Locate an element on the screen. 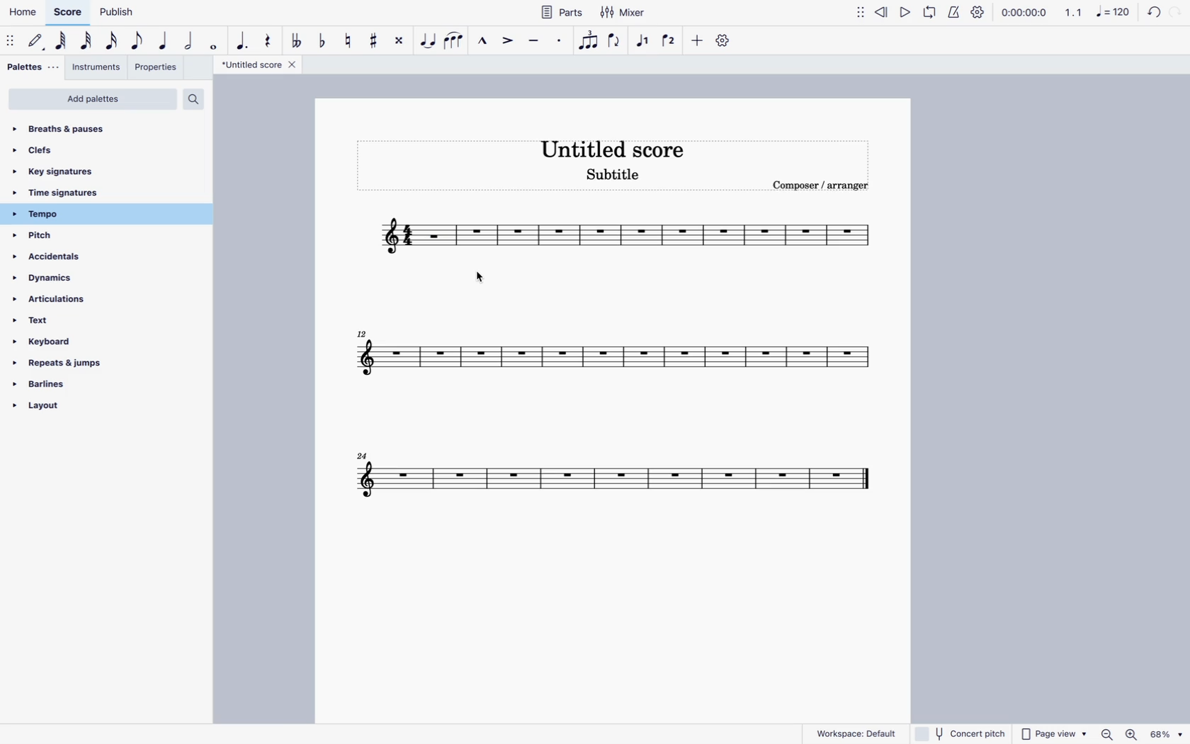 This screenshot has width=1190, height=744. move is located at coordinates (858, 12).